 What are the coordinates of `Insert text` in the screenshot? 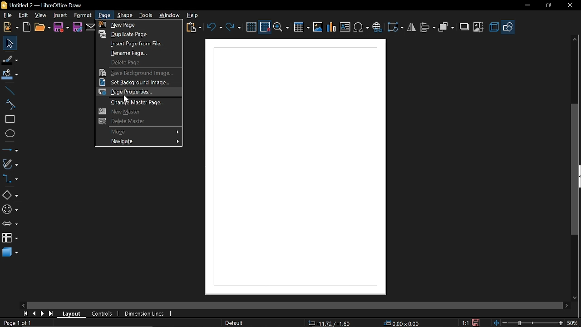 It's located at (345, 27).